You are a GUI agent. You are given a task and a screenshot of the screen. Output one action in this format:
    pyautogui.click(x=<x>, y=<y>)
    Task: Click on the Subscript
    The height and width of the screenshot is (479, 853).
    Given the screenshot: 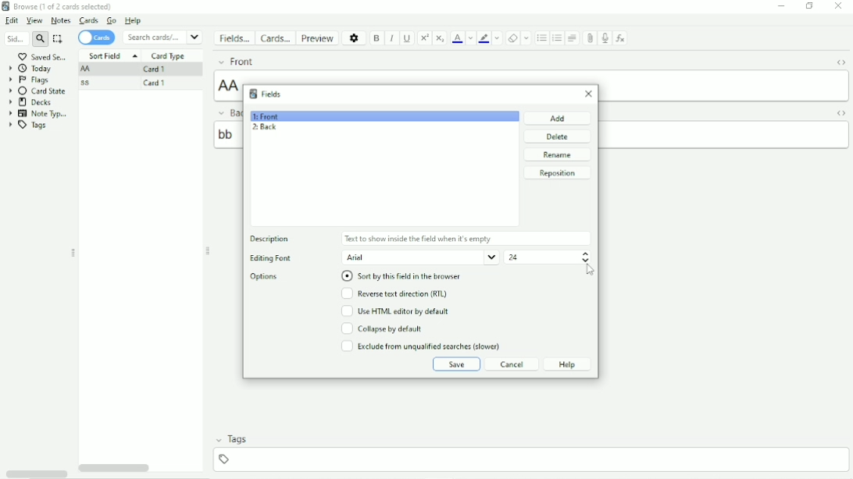 What is the action you would take?
    pyautogui.click(x=441, y=37)
    